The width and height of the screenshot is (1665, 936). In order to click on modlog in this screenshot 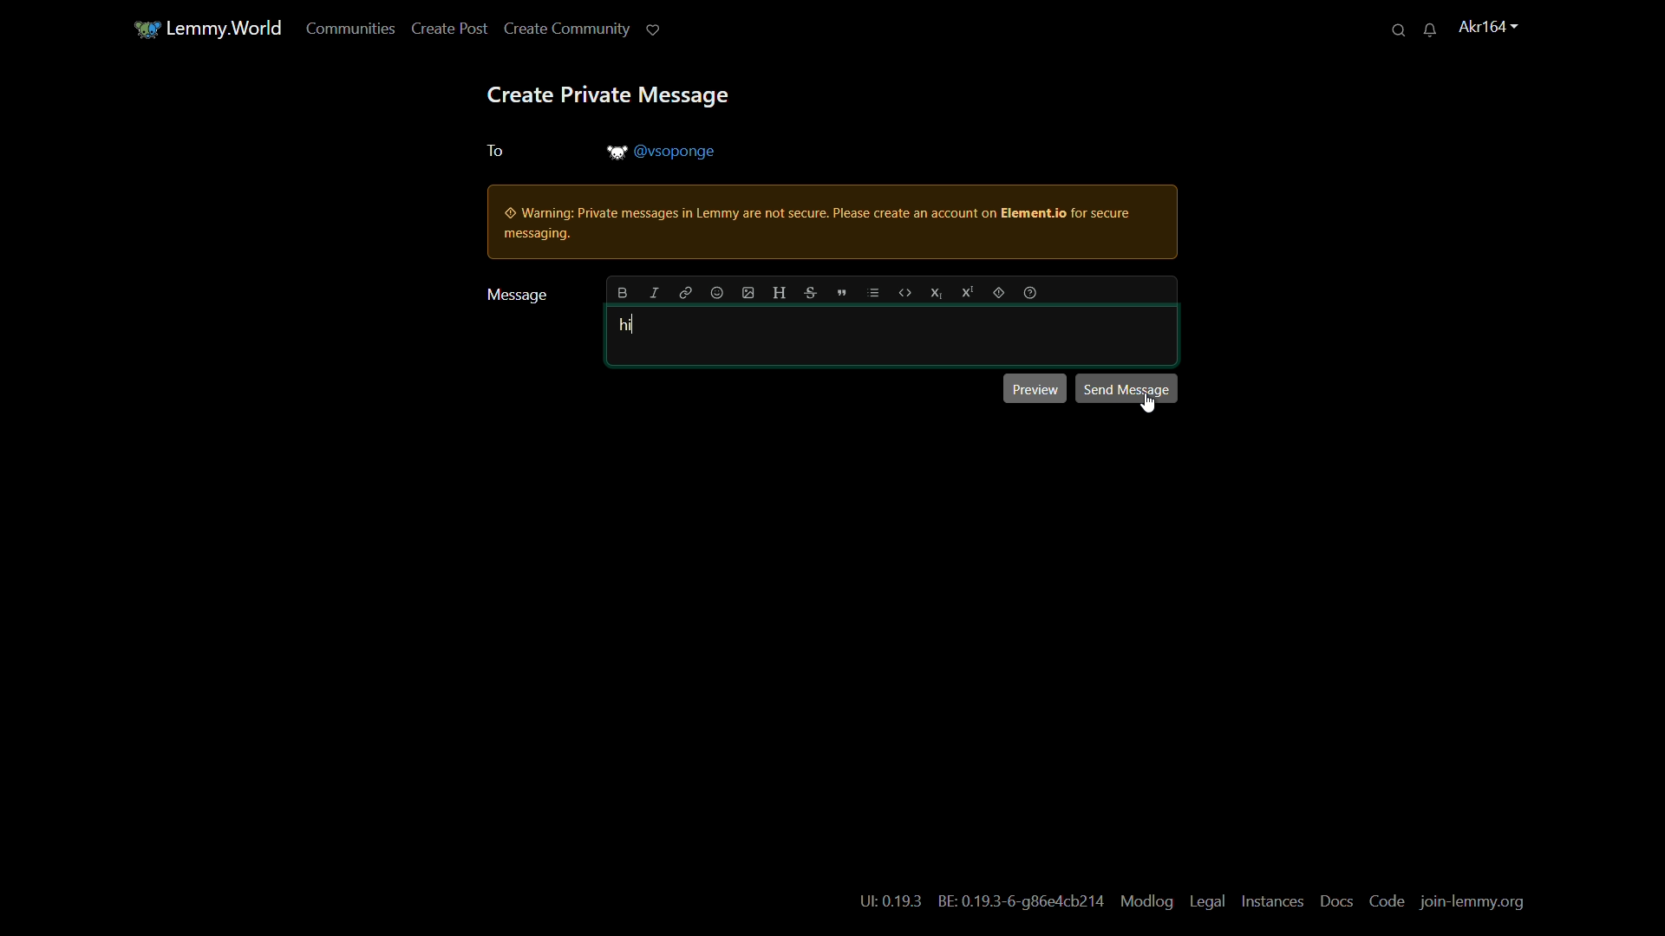, I will do `click(1146, 902)`.